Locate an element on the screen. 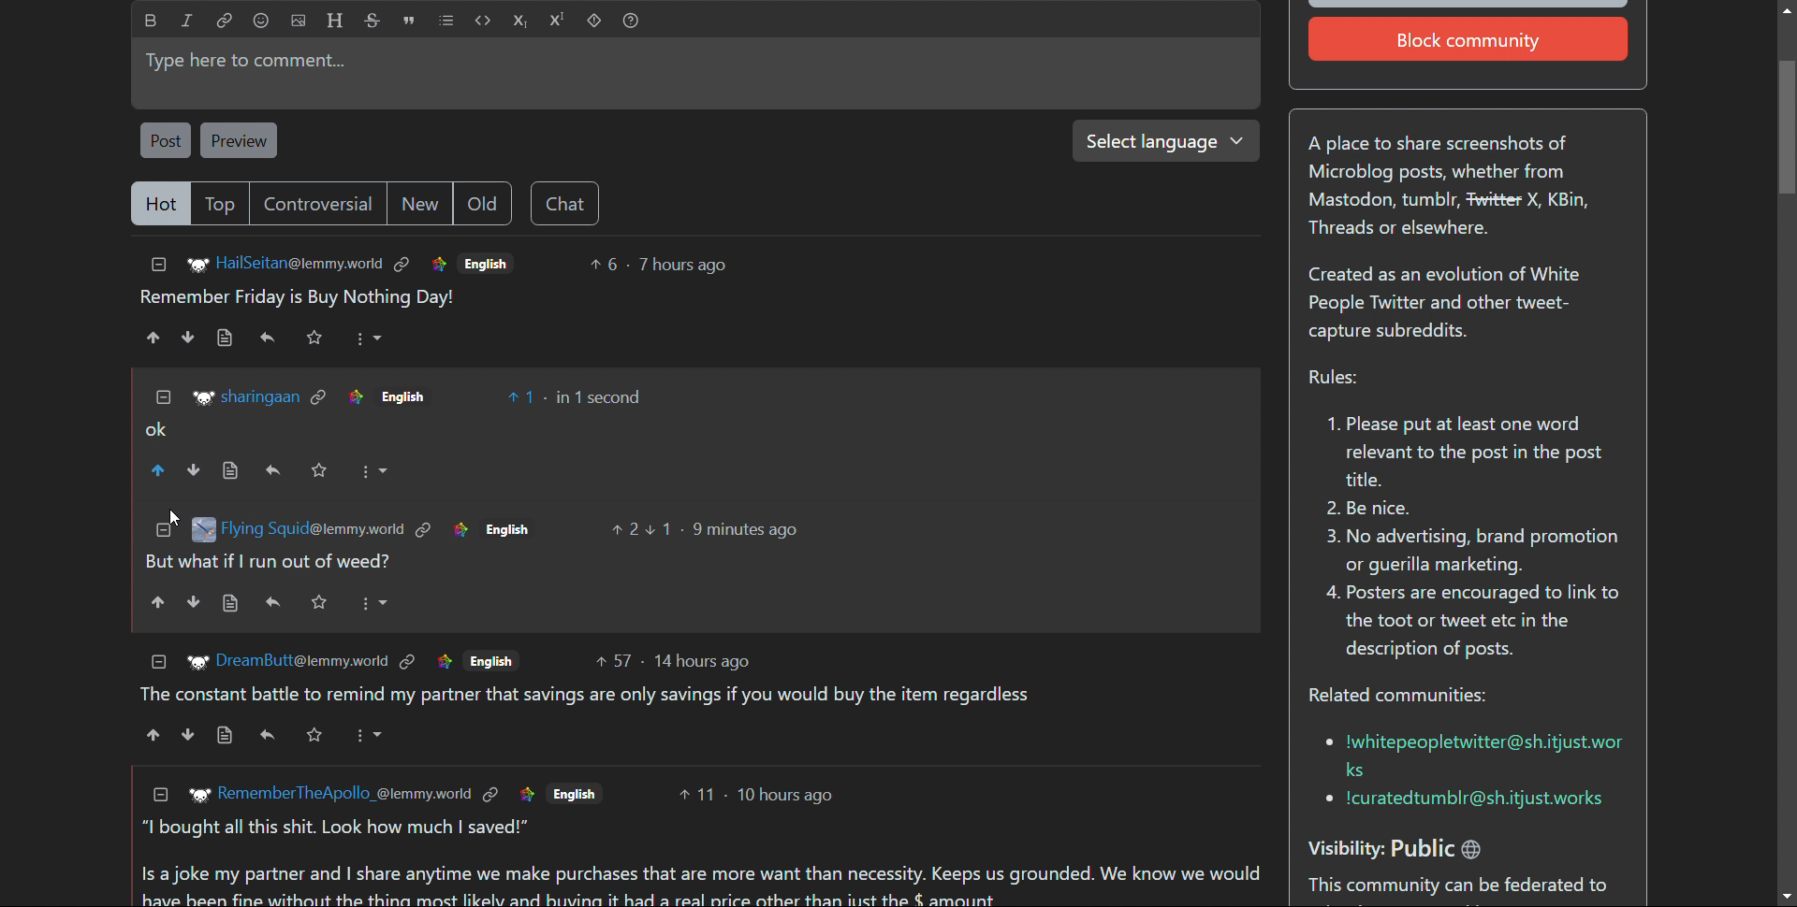 The height and width of the screenshot is (907, 1797). link is located at coordinates (491, 793).